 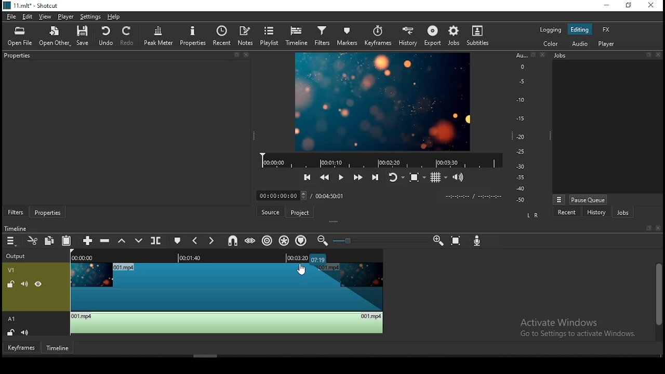 I want to click on create/edit marker, so click(x=177, y=241).